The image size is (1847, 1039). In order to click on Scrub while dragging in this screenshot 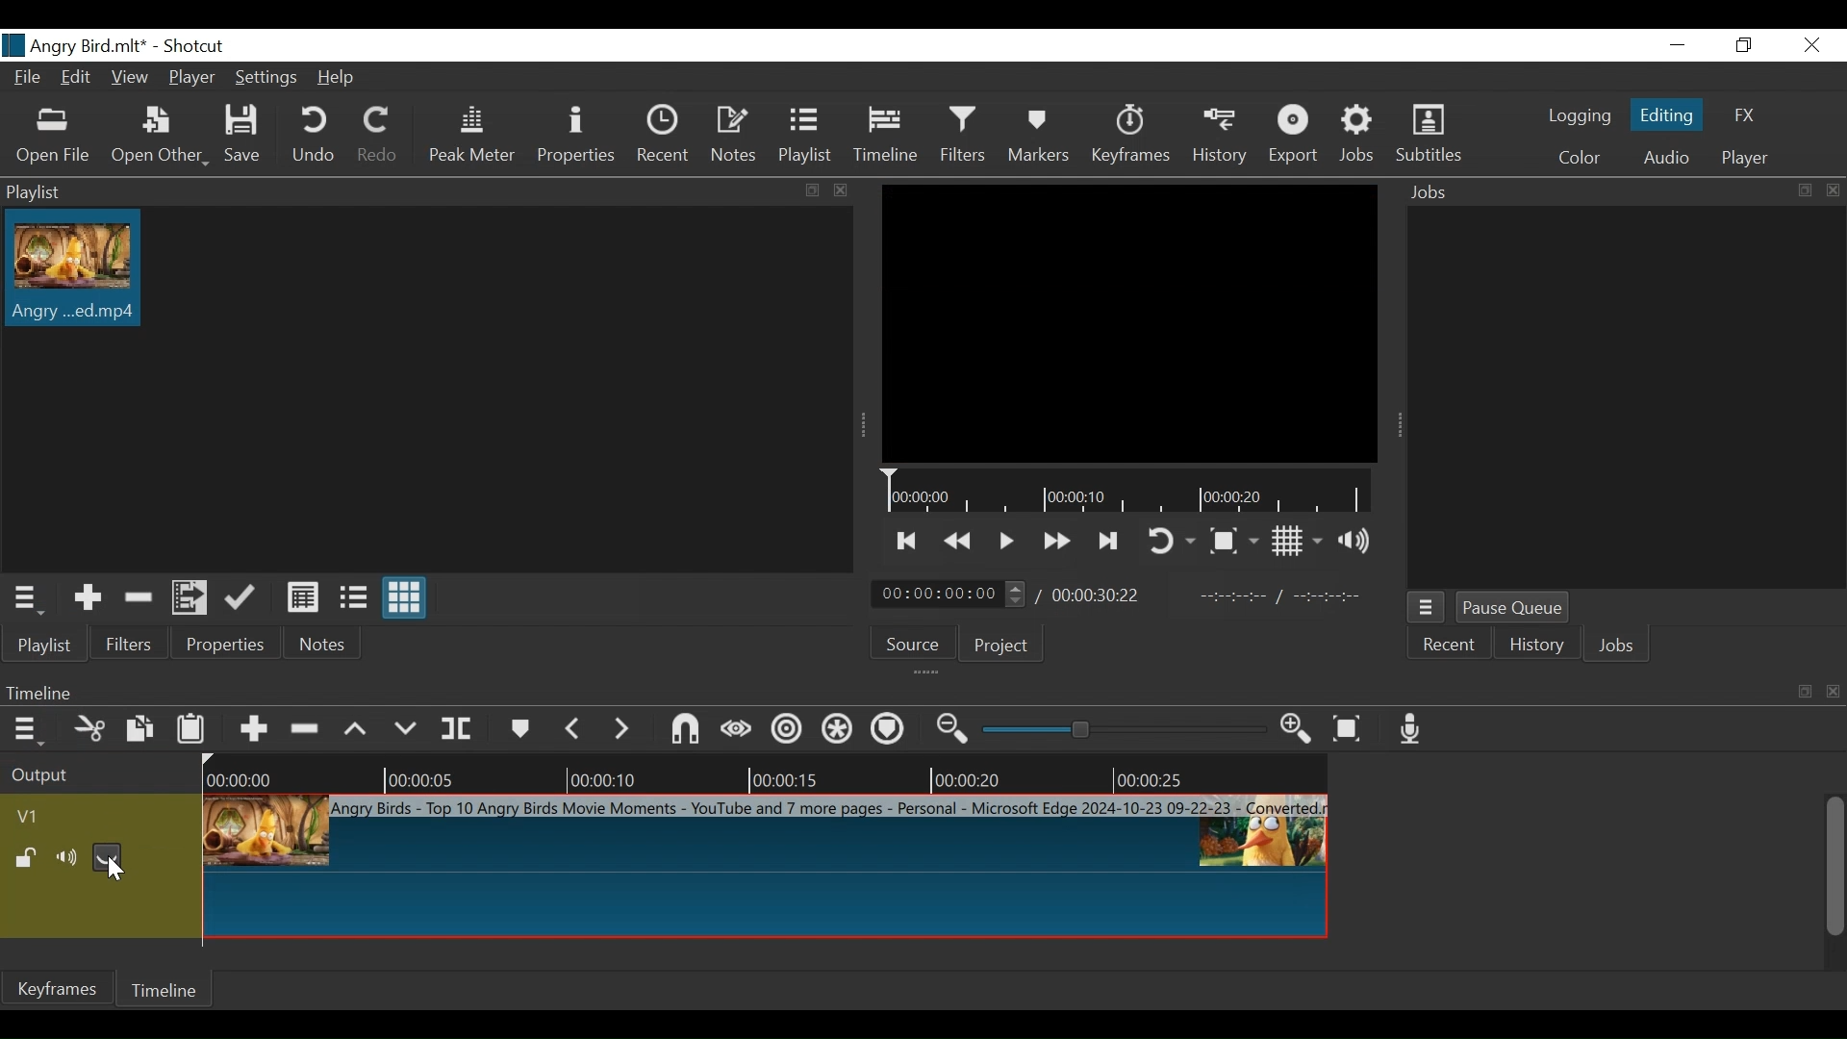, I will do `click(737, 730)`.